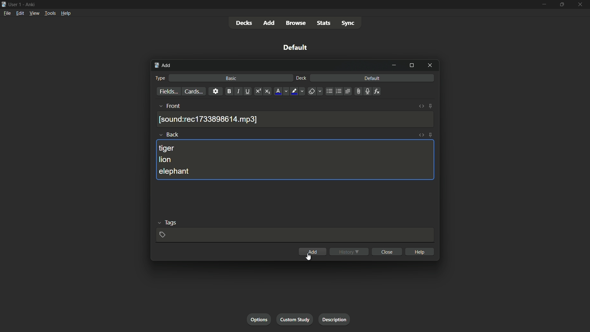  I want to click on equations, so click(377, 91).